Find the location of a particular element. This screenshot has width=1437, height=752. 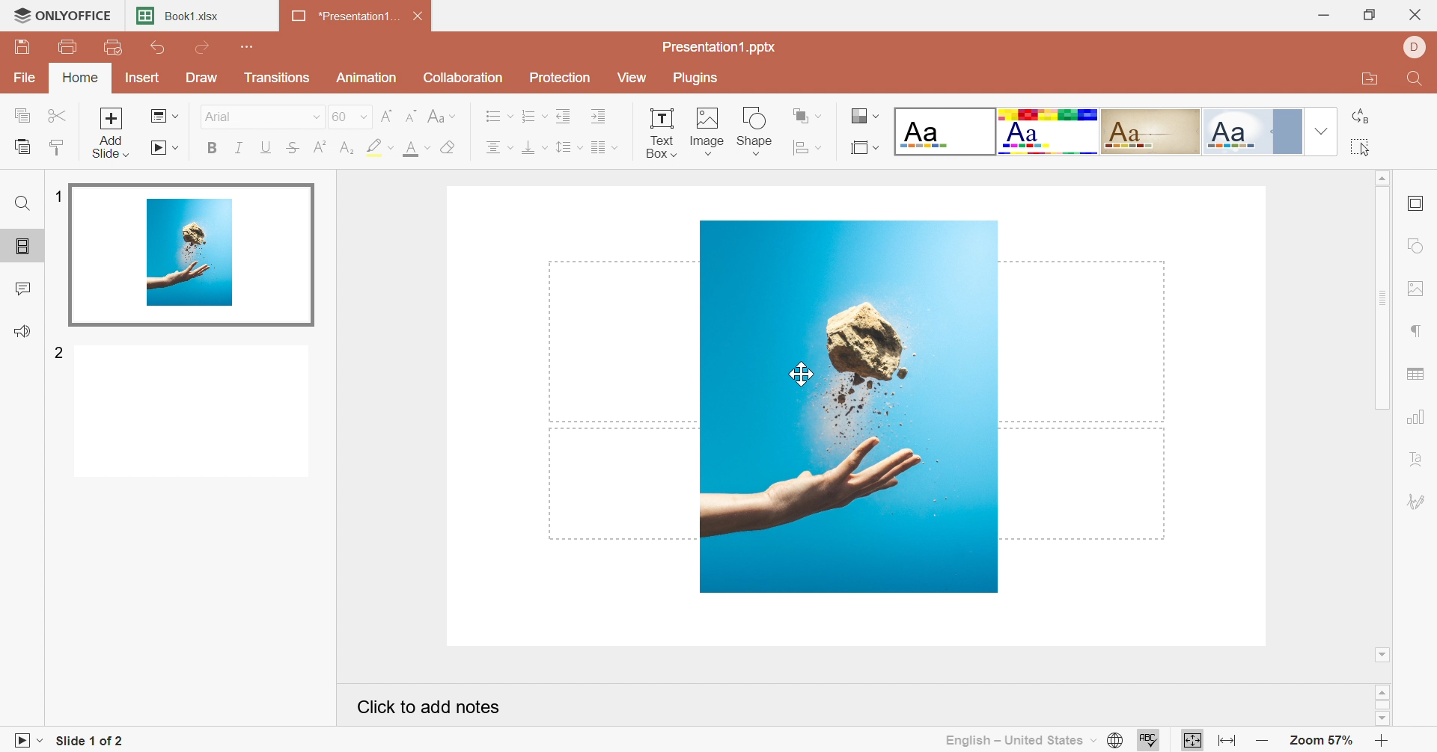

Increment font size is located at coordinates (386, 114).